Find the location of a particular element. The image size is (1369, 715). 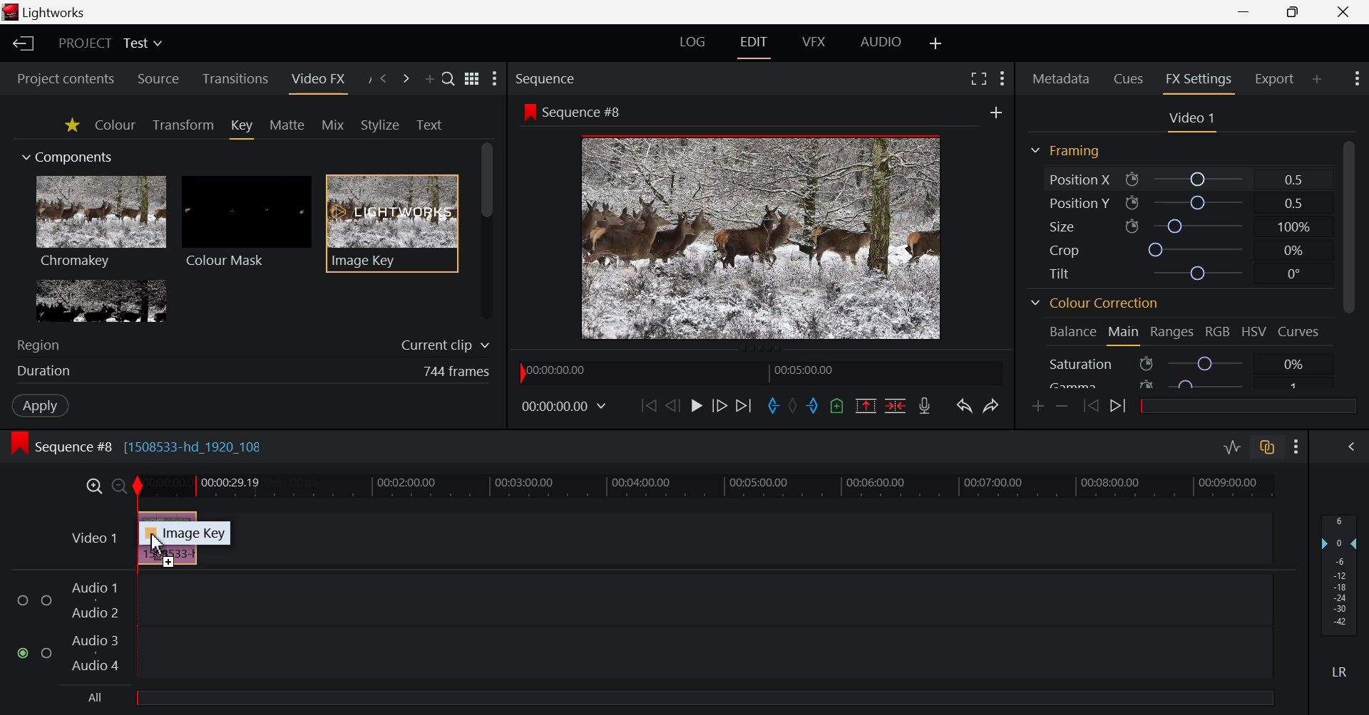

LOG Layout is located at coordinates (696, 43).